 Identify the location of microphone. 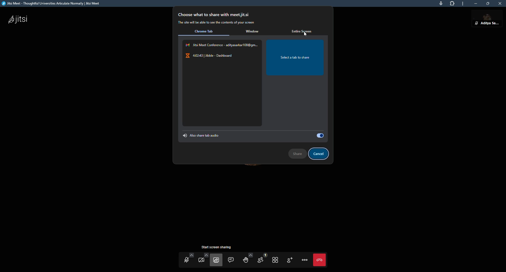
(439, 4).